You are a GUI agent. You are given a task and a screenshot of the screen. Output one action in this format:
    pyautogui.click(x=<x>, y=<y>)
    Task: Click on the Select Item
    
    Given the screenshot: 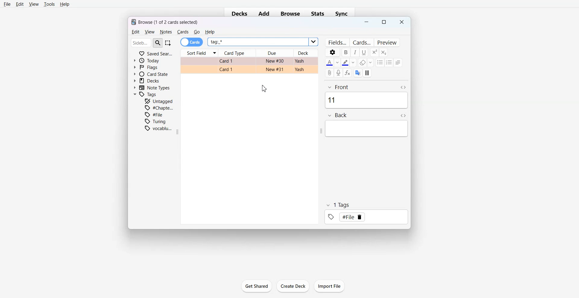 What is the action you would take?
    pyautogui.click(x=169, y=43)
    